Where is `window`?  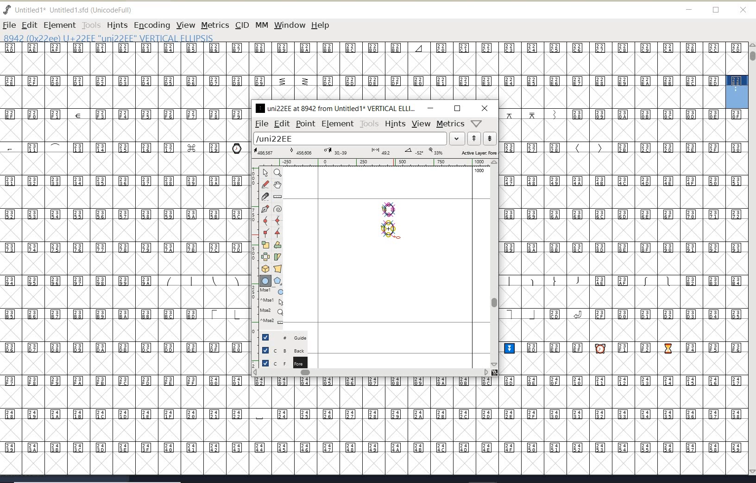
window is located at coordinates (289, 25).